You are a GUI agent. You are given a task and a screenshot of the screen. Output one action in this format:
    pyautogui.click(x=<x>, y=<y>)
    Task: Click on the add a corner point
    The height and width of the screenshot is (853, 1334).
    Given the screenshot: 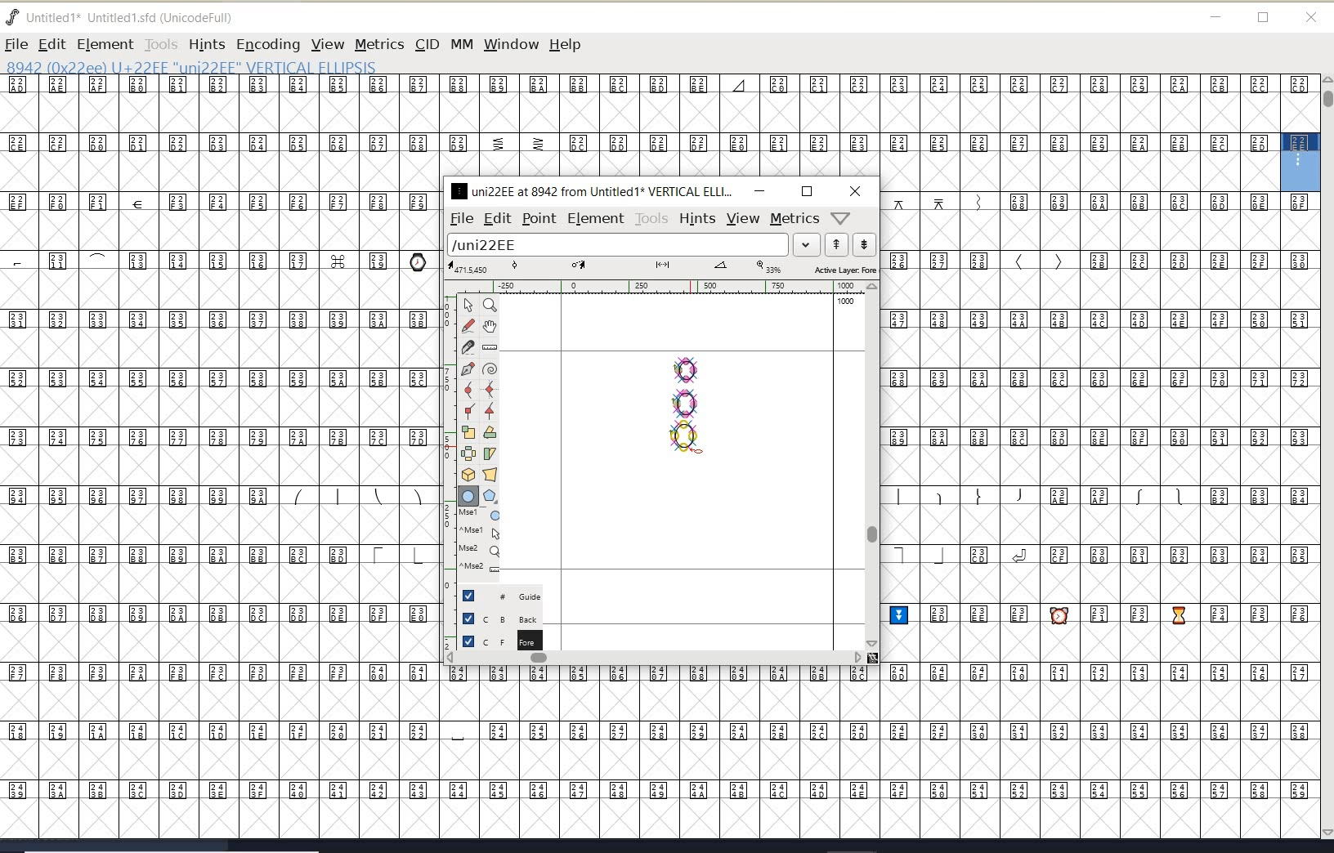 What is the action you would take?
    pyautogui.click(x=470, y=410)
    